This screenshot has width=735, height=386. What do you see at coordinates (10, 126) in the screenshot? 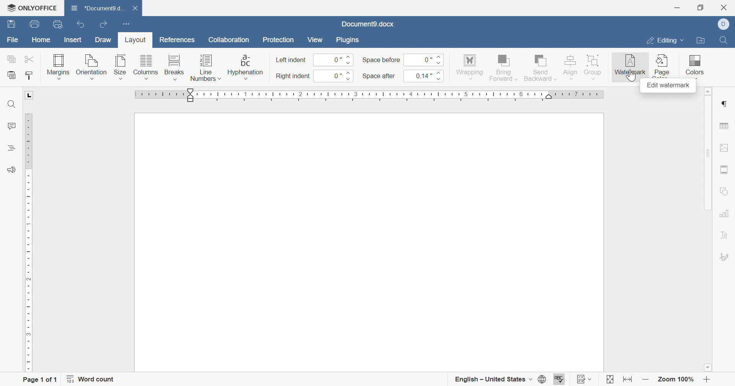
I see `comments` at bounding box center [10, 126].